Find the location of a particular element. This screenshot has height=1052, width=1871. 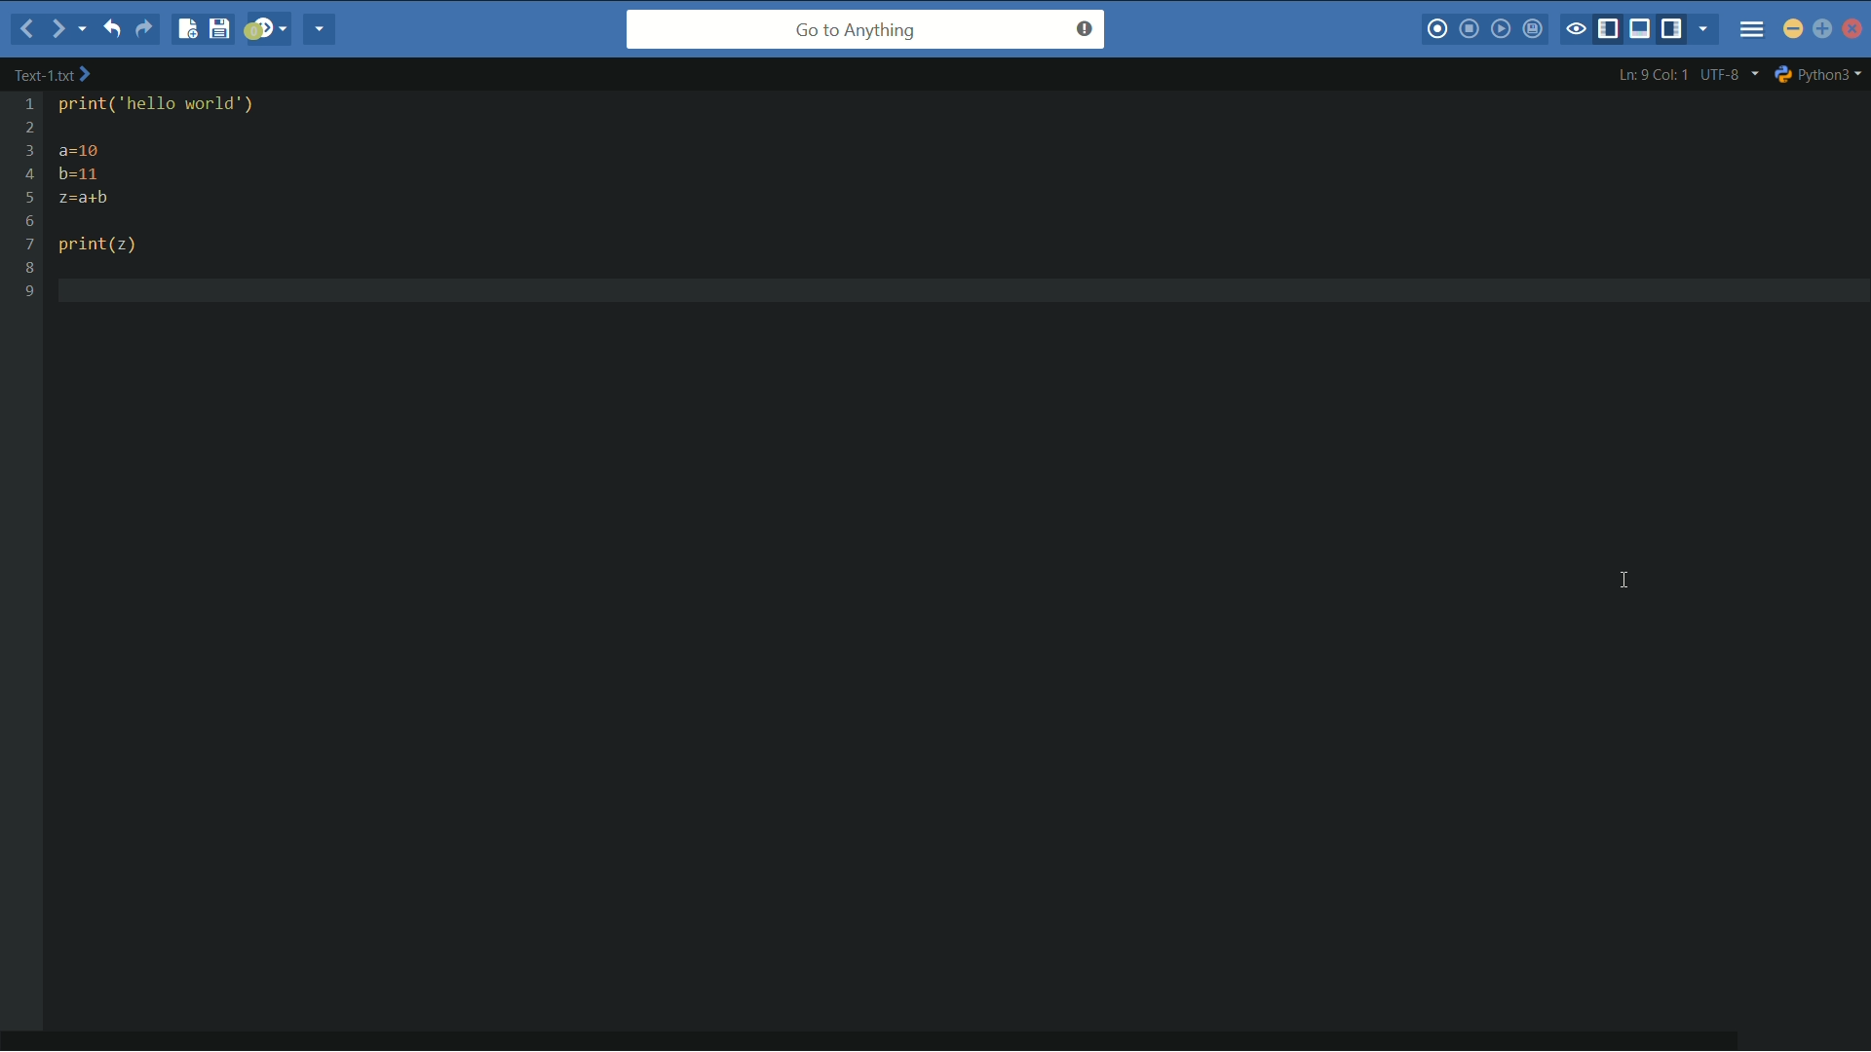

show/hide left pane is located at coordinates (1611, 28).